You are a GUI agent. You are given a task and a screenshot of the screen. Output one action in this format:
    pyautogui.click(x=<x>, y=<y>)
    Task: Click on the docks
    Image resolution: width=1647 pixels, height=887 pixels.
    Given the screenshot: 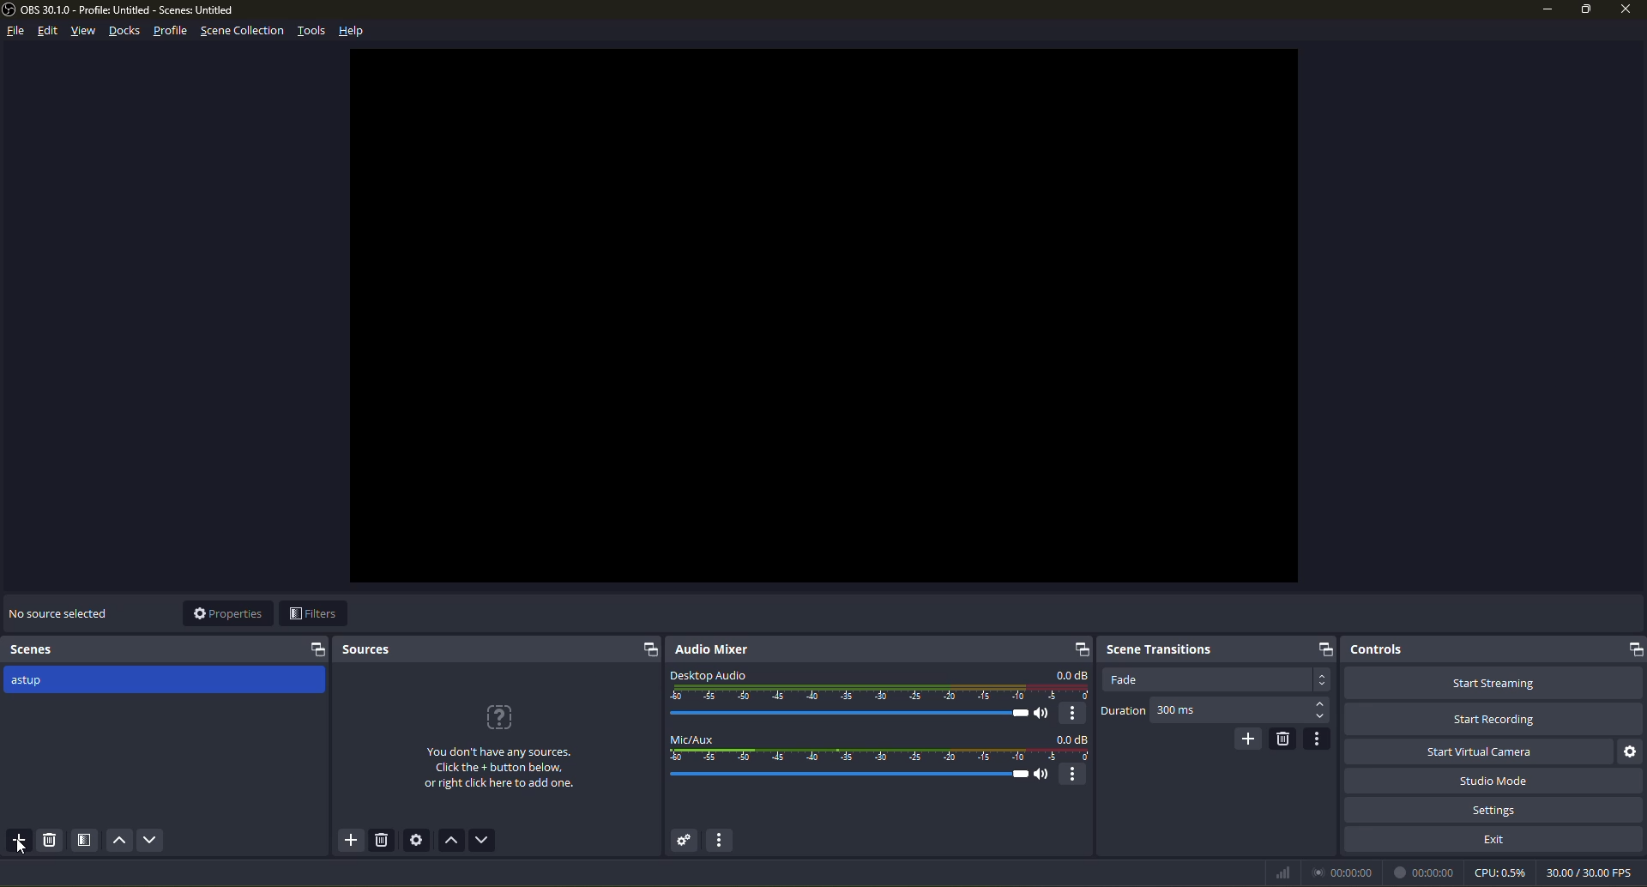 What is the action you would take?
    pyautogui.click(x=124, y=33)
    